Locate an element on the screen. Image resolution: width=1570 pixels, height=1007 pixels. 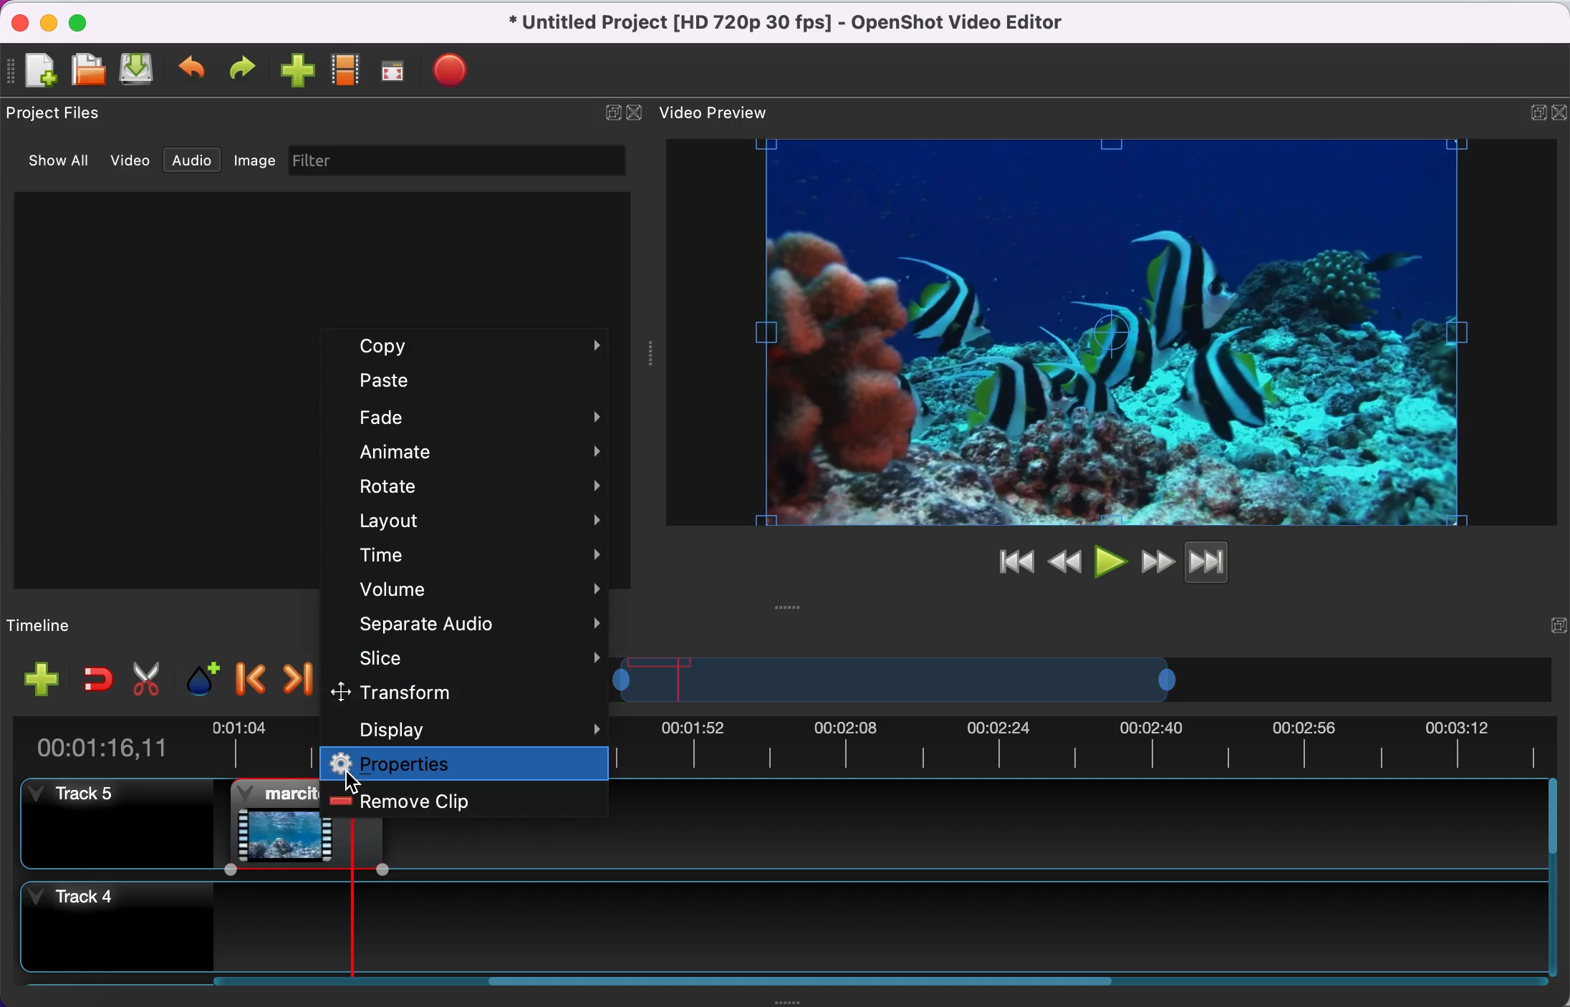
close is located at coordinates (635, 114).